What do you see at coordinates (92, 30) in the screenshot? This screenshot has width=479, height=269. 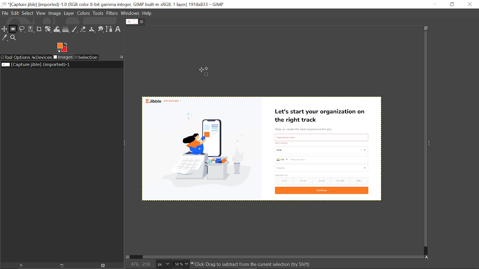 I see `Clone tool` at bounding box center [92, 30].